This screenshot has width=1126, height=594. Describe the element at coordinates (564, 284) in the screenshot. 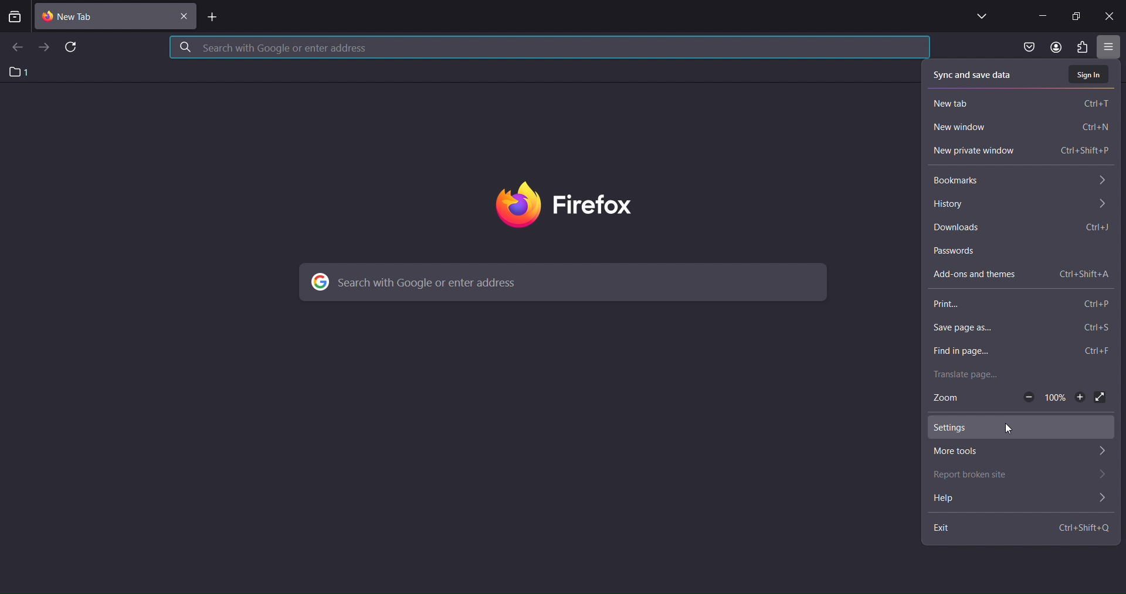

I see `search with google or enter address` at that location.